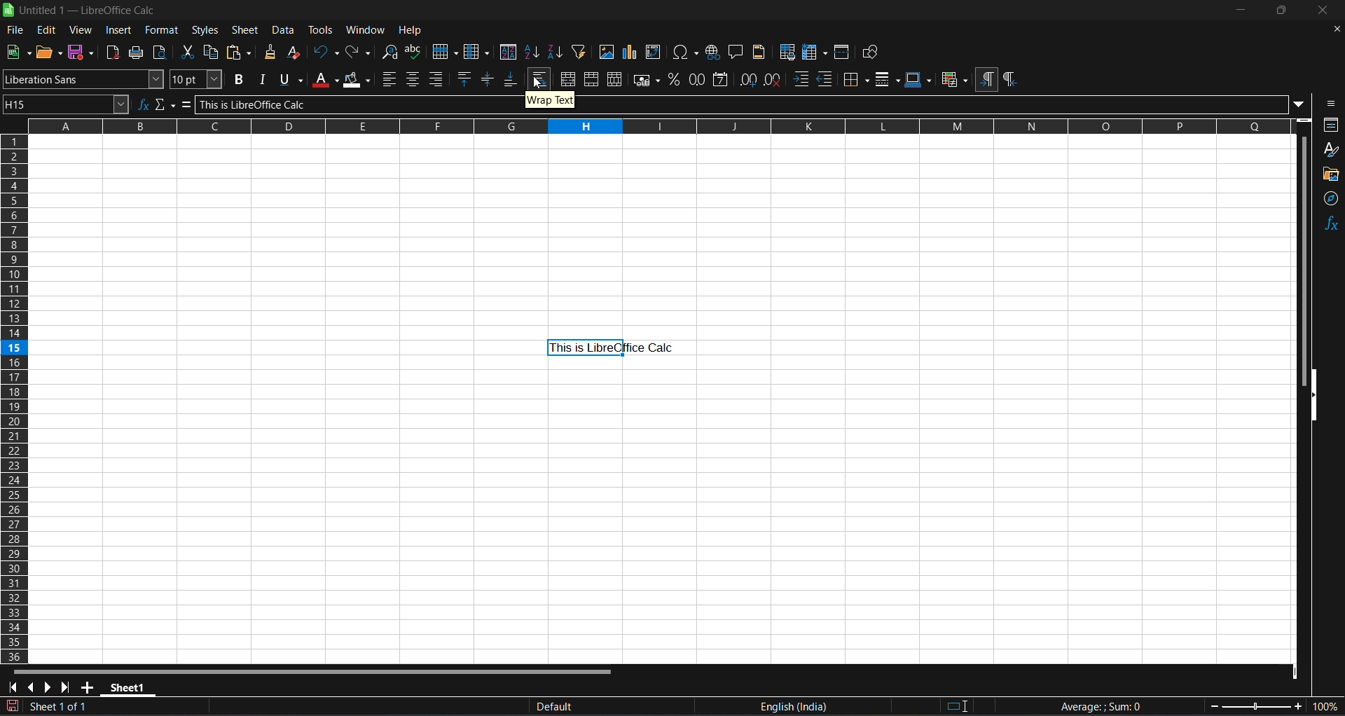 The height and width of the screenshot is (716, 1345). Describe the element at coordinates (630, 51) in the screenshot. I see `insert chart` at that location.